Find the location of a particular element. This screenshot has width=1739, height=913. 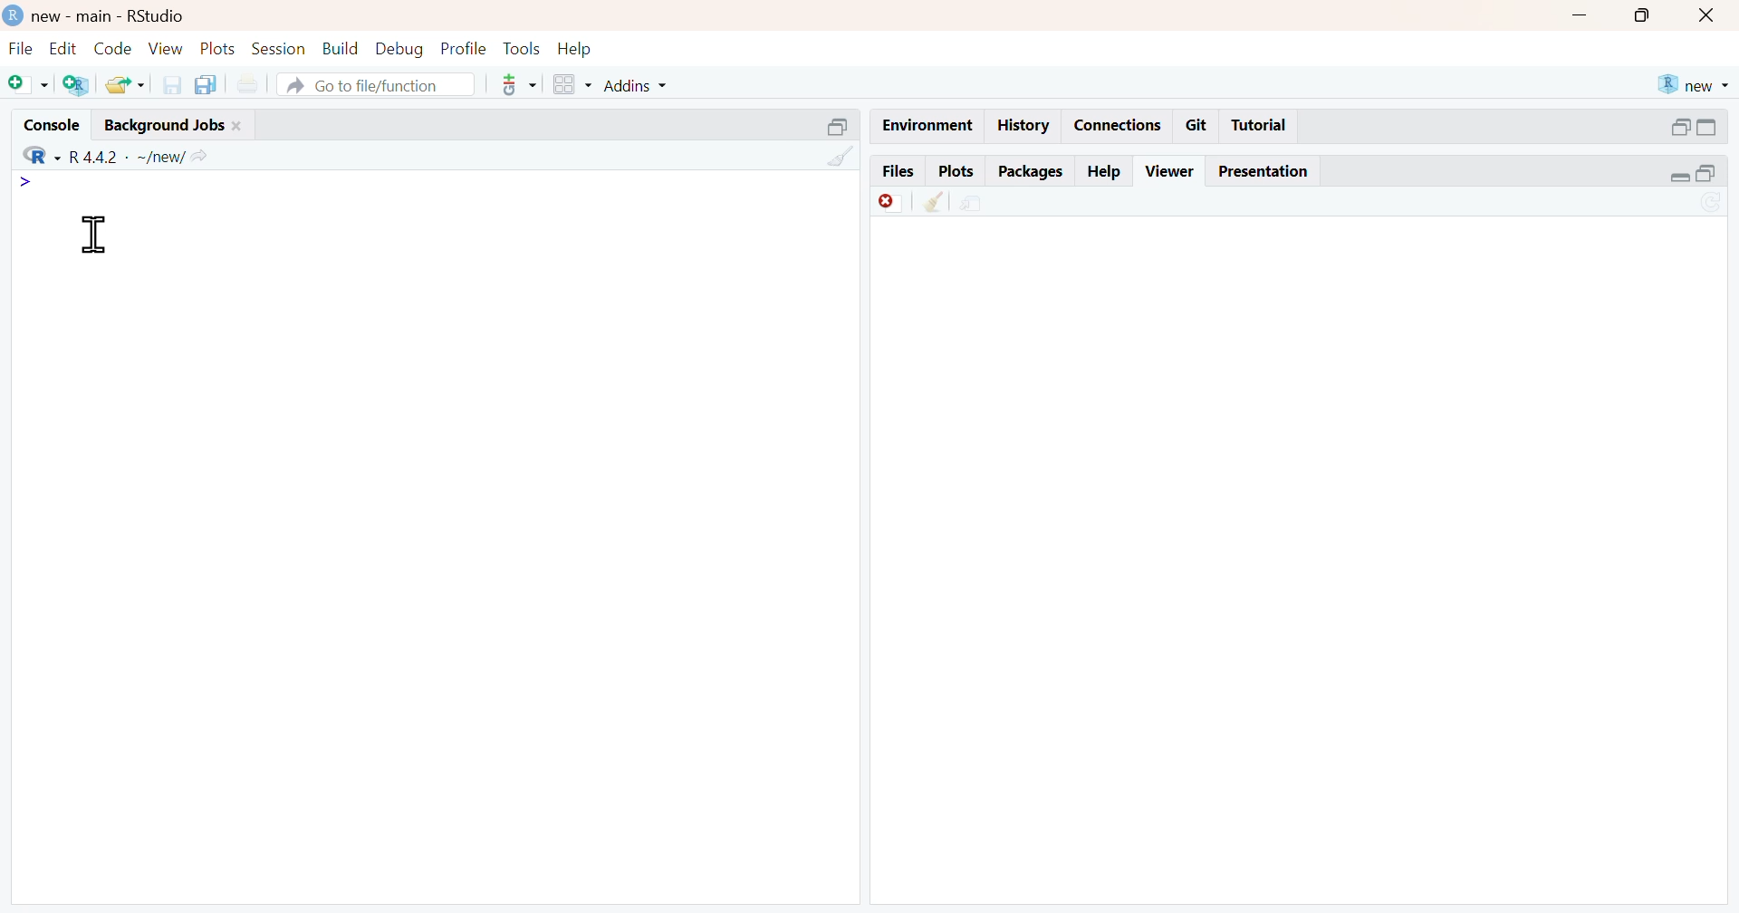

remove current viewer is located at coordinates (887, 204).